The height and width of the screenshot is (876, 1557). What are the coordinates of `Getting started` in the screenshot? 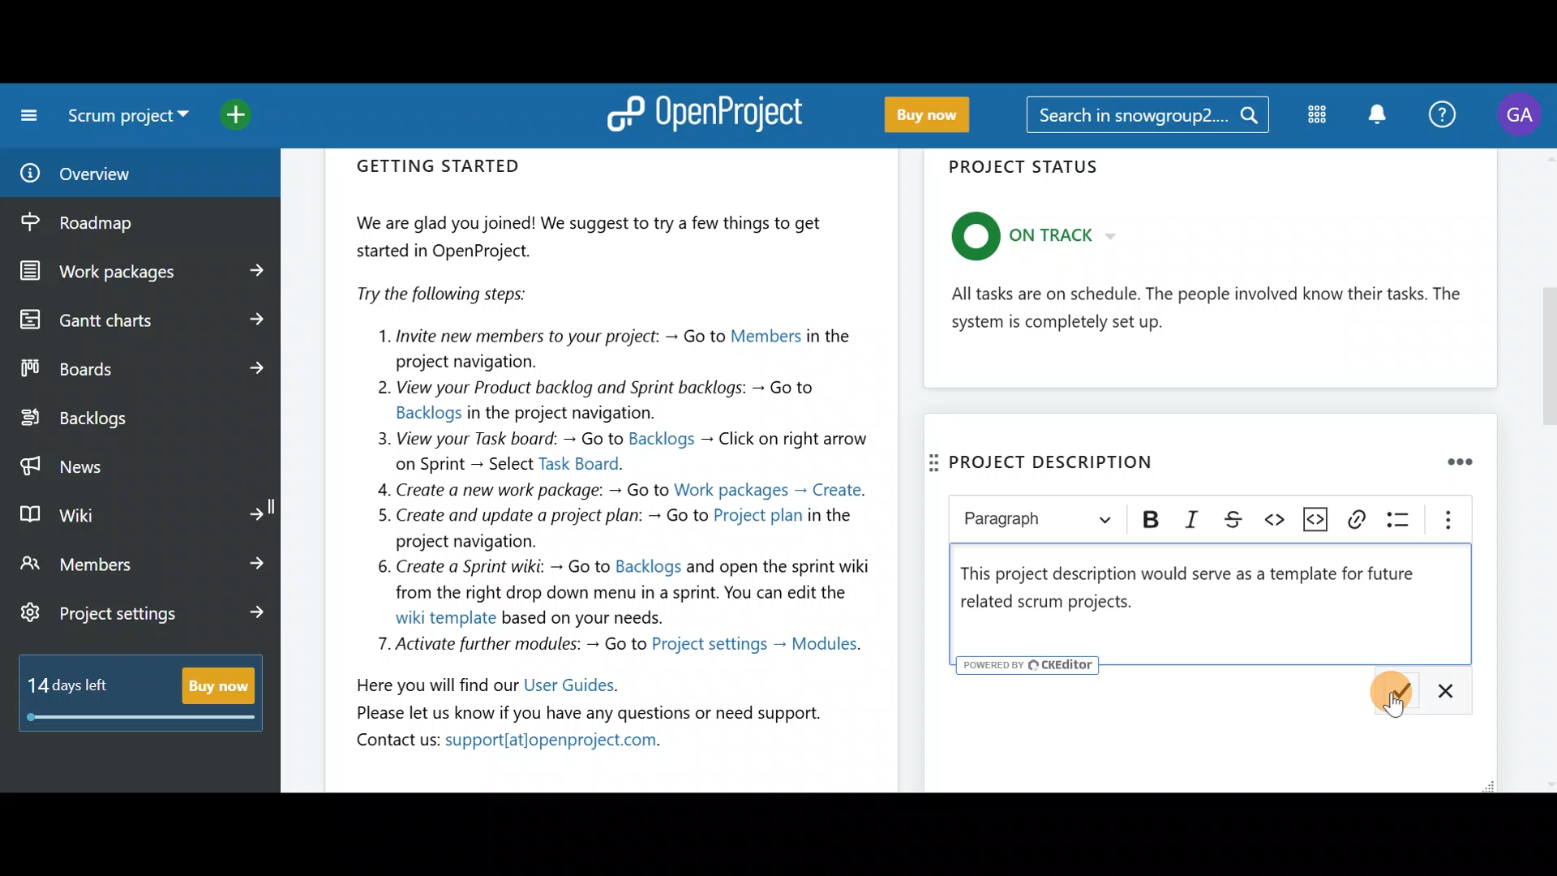 It's located at (613, 458).